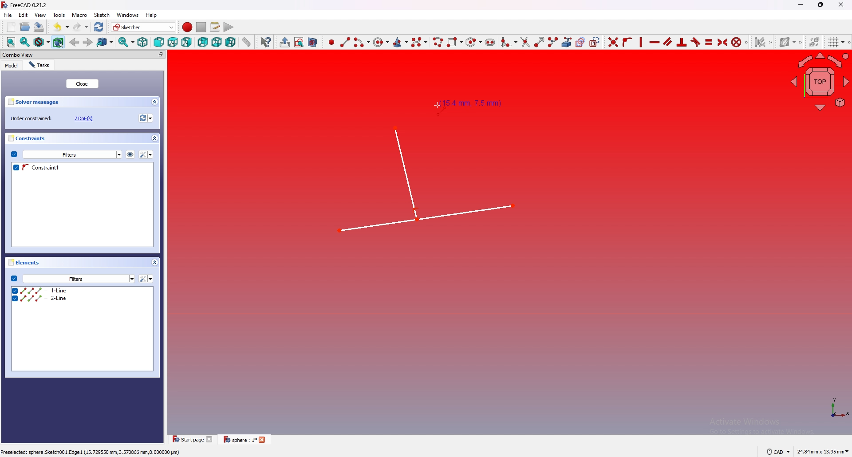 The height and width of the screenshot is (457, 852). I want to click on Undo, so click(58, 26).